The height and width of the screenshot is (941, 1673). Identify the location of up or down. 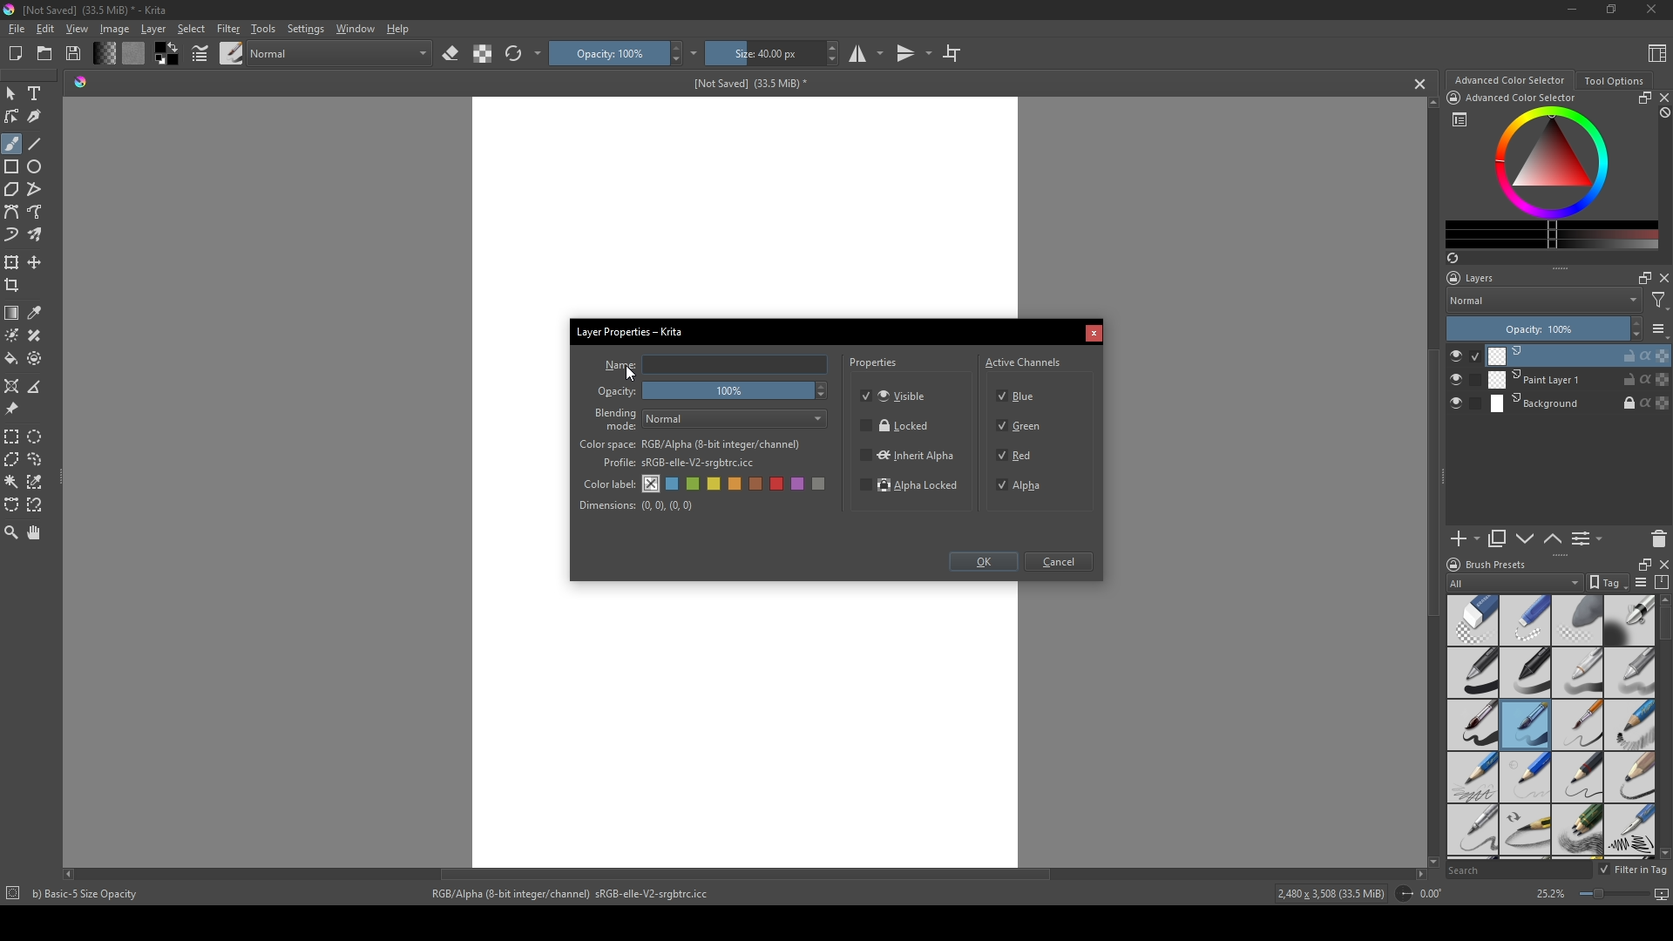
(1554, 538).